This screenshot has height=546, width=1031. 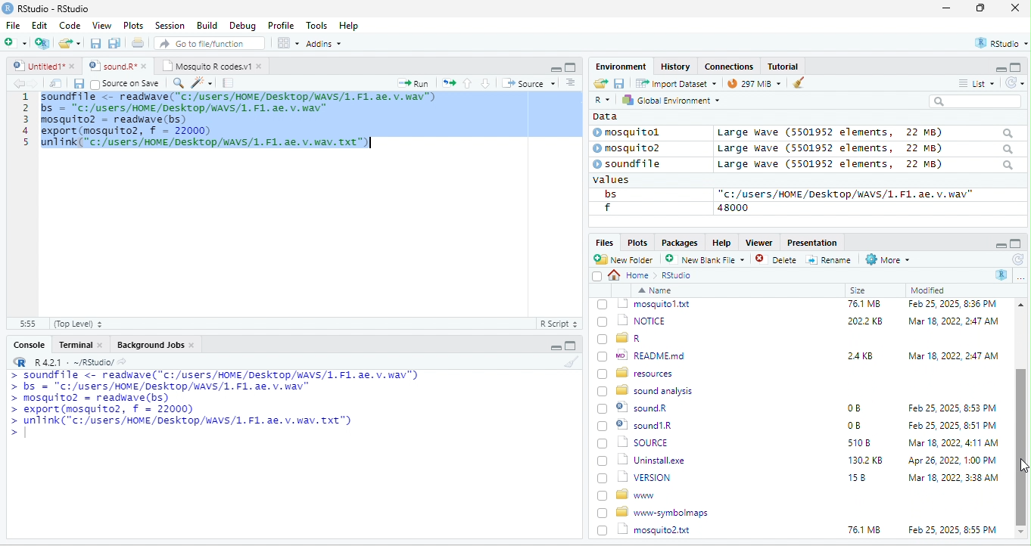 I want to click on ‘| COPYING, so click(x=635, y=358).